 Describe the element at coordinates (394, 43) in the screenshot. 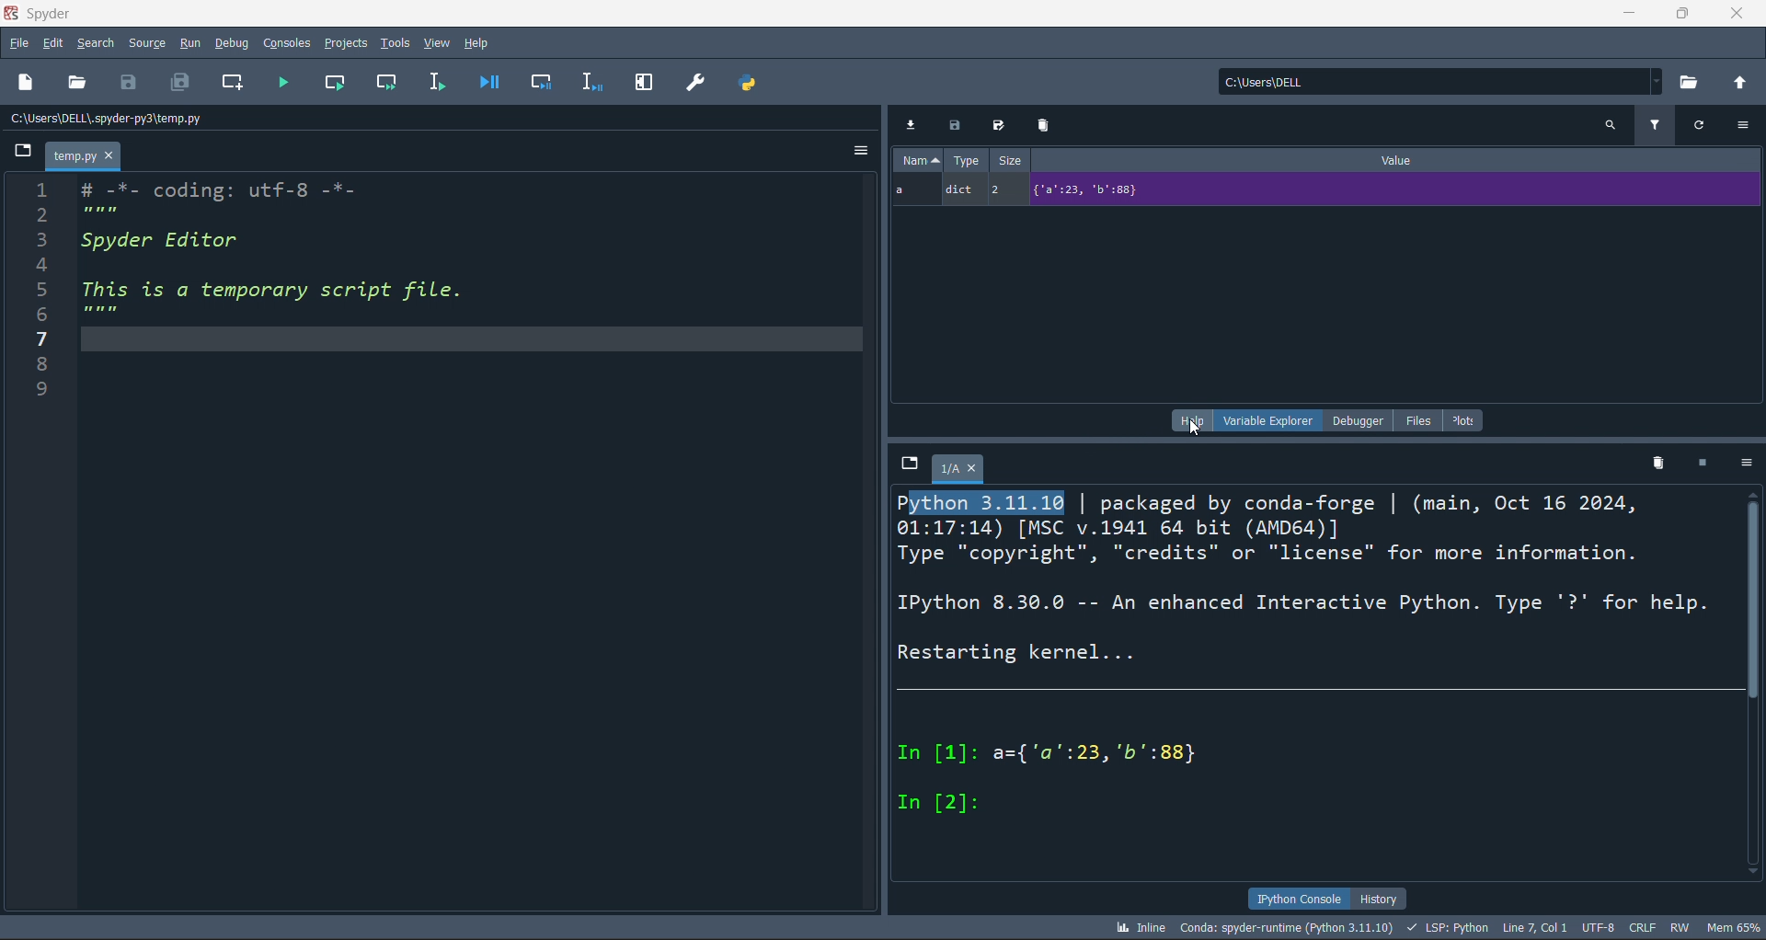

I see `tools` at that location.